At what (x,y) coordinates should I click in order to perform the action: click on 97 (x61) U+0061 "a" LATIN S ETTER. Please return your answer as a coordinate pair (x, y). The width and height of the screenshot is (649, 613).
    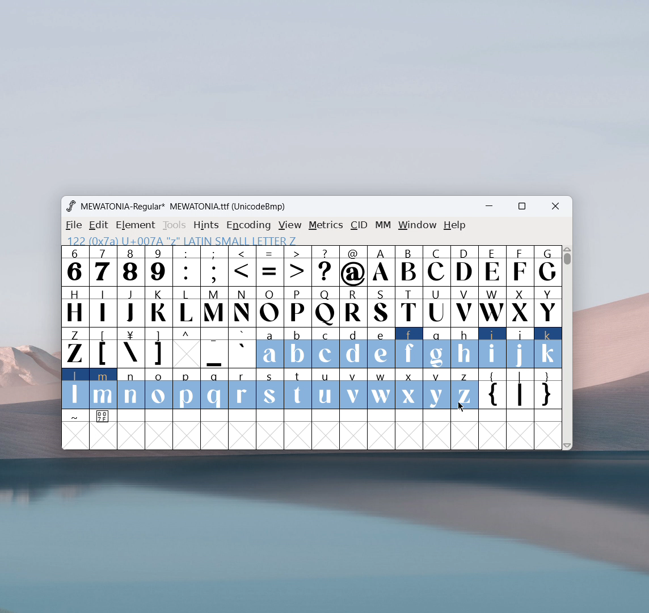
    Looking at the image, I should click on (179, 240).